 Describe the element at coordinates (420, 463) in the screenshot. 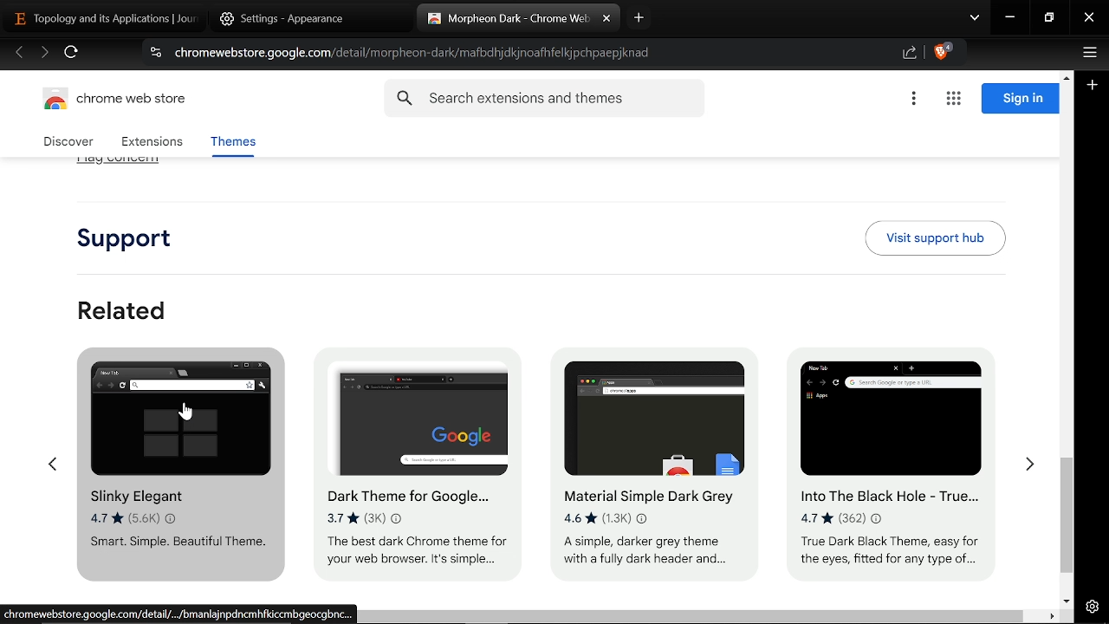

I see `Dark theme for Google` at that location.